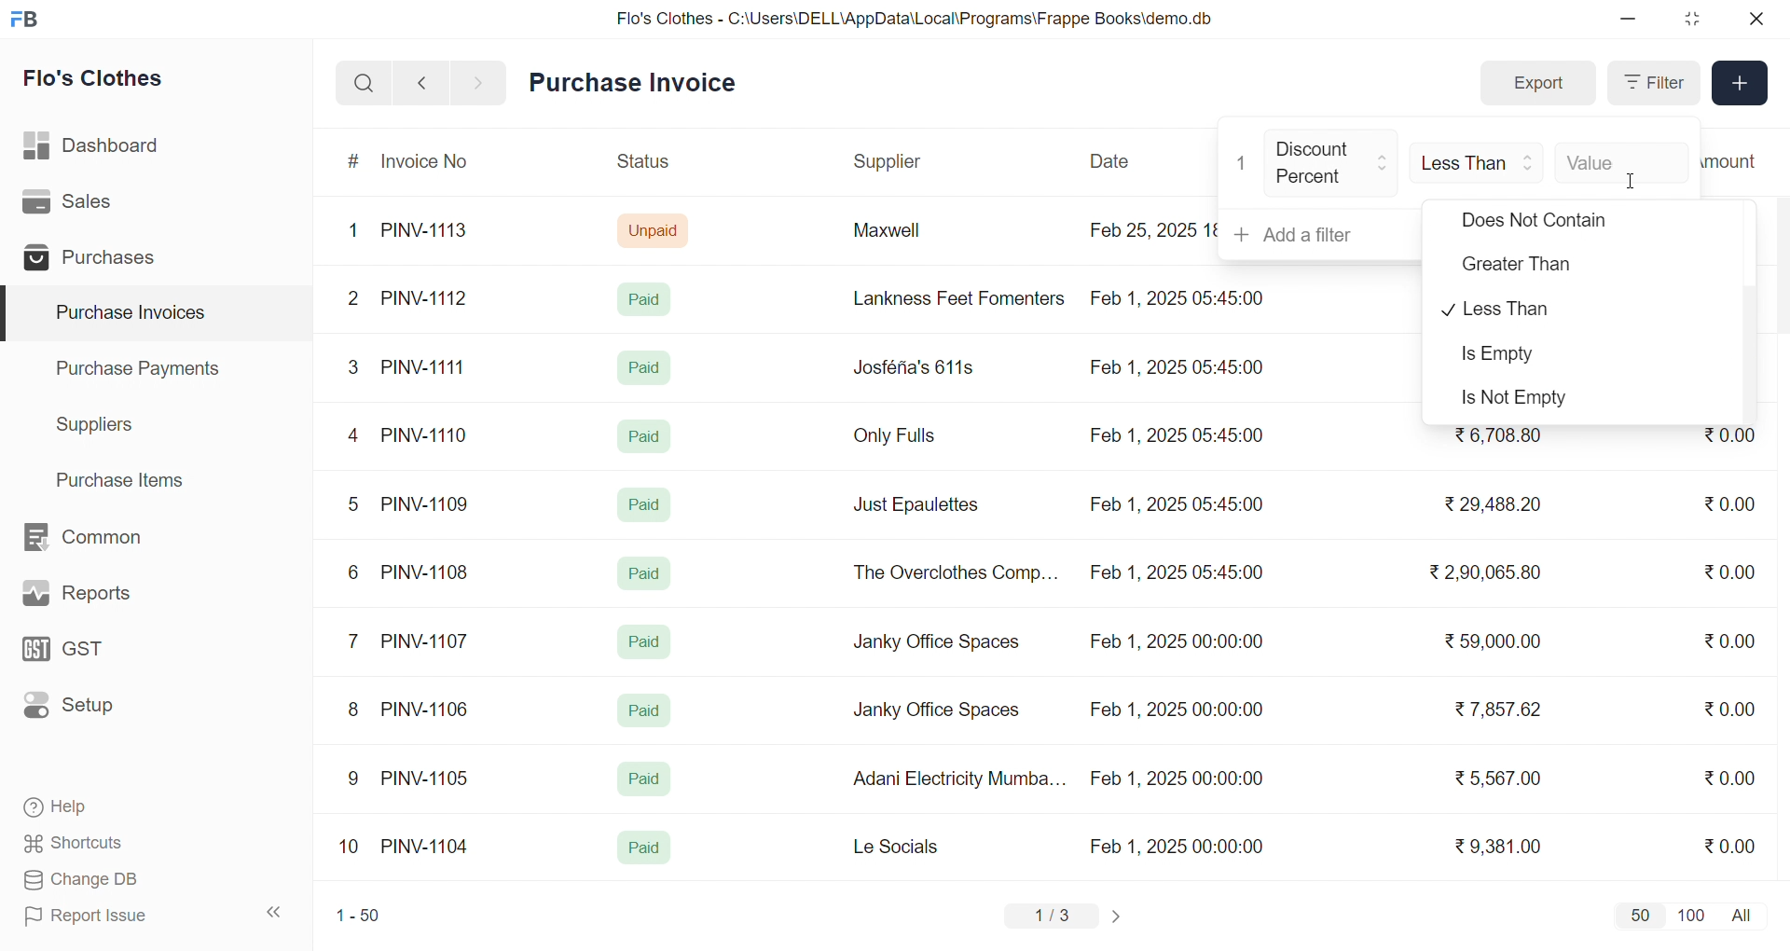  Describe the element at coordinates (426, 572) in the screenshot. I see `PINV-1108` at that location.